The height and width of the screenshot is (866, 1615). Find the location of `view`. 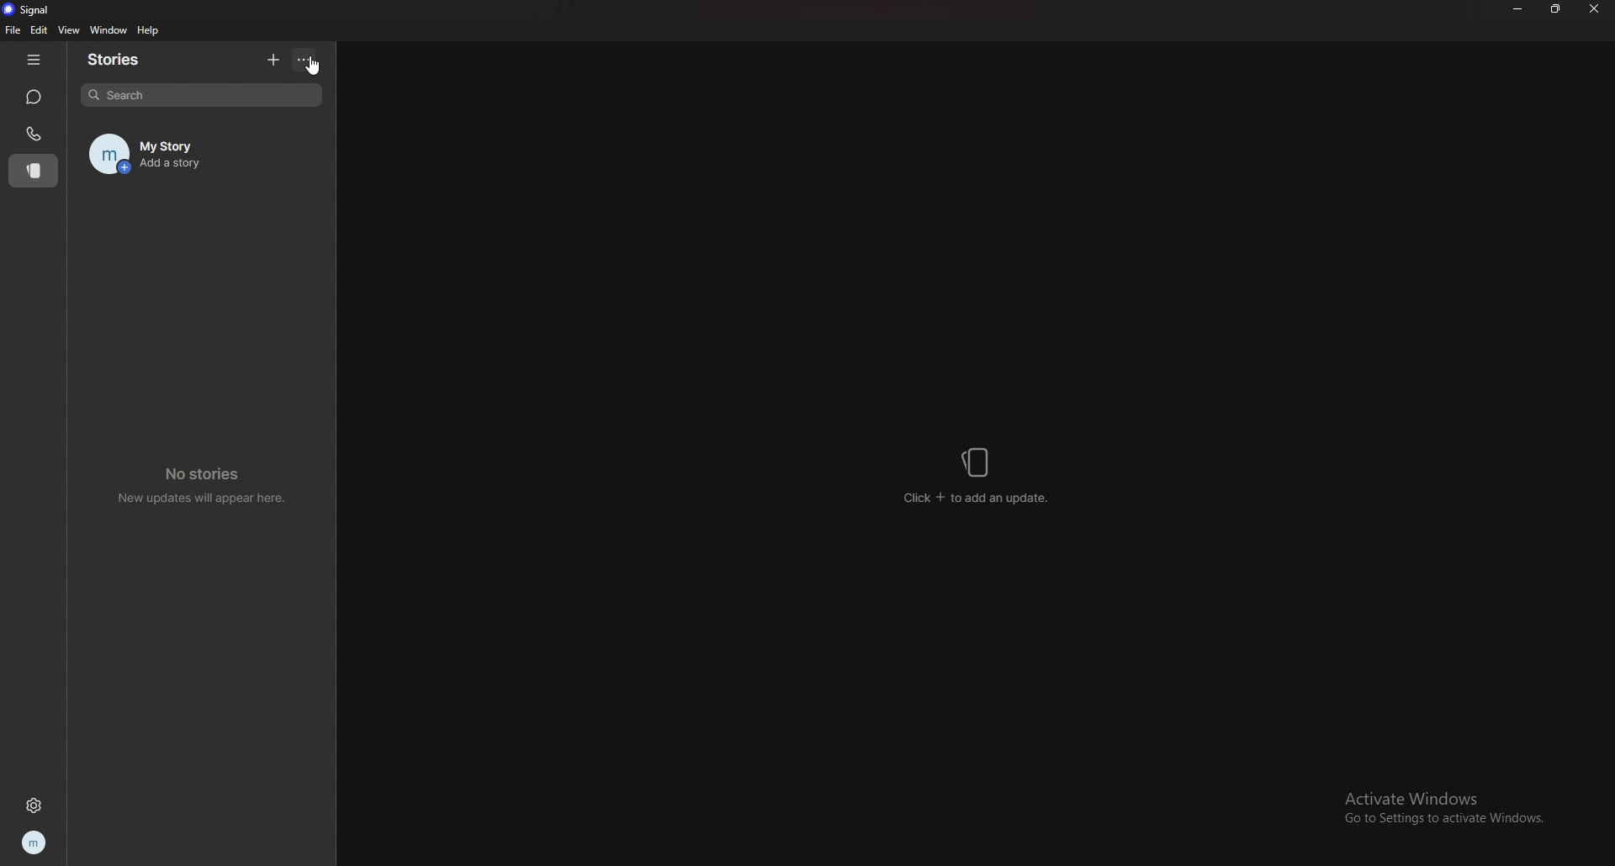

view is located at coordinates (67, 30).